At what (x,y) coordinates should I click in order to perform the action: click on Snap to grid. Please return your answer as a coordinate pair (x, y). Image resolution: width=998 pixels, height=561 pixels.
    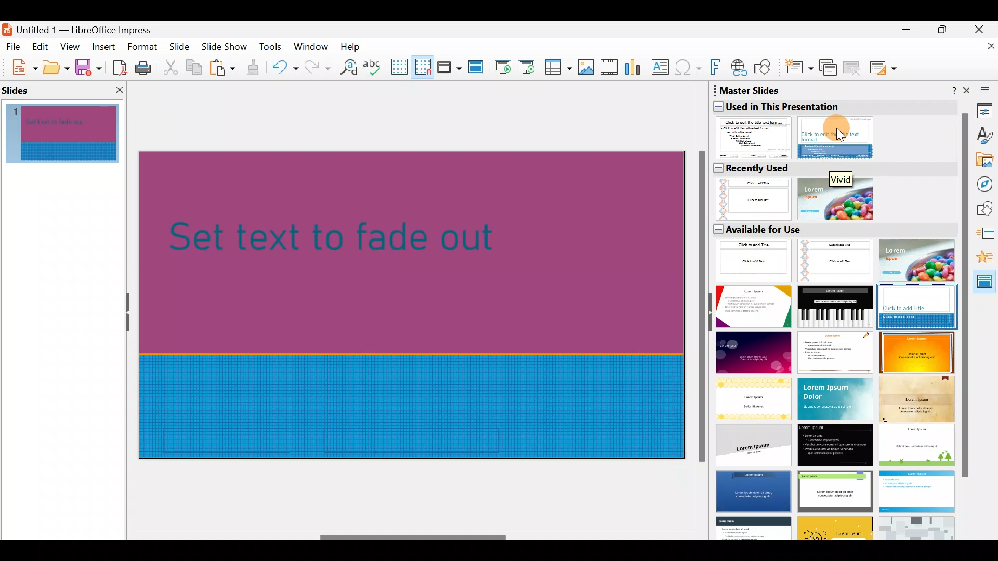
    Looking at the image, I should click on (421, 66).